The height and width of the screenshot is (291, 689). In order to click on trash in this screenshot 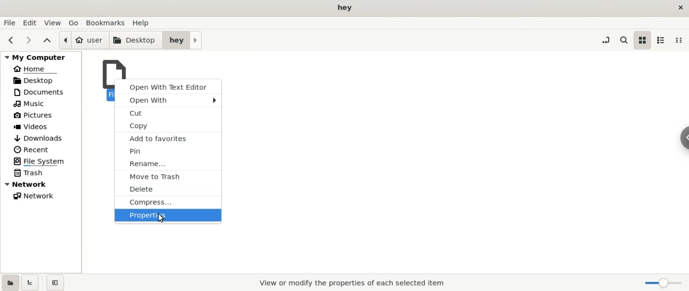, I will do `click(40, 174)`.